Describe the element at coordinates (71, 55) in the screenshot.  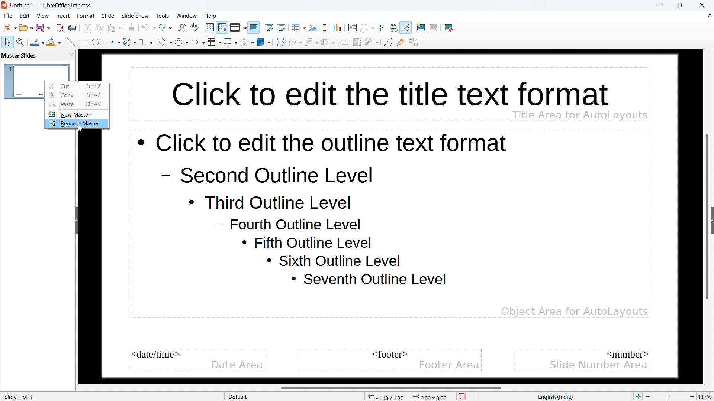
I see `close pane` at that location.